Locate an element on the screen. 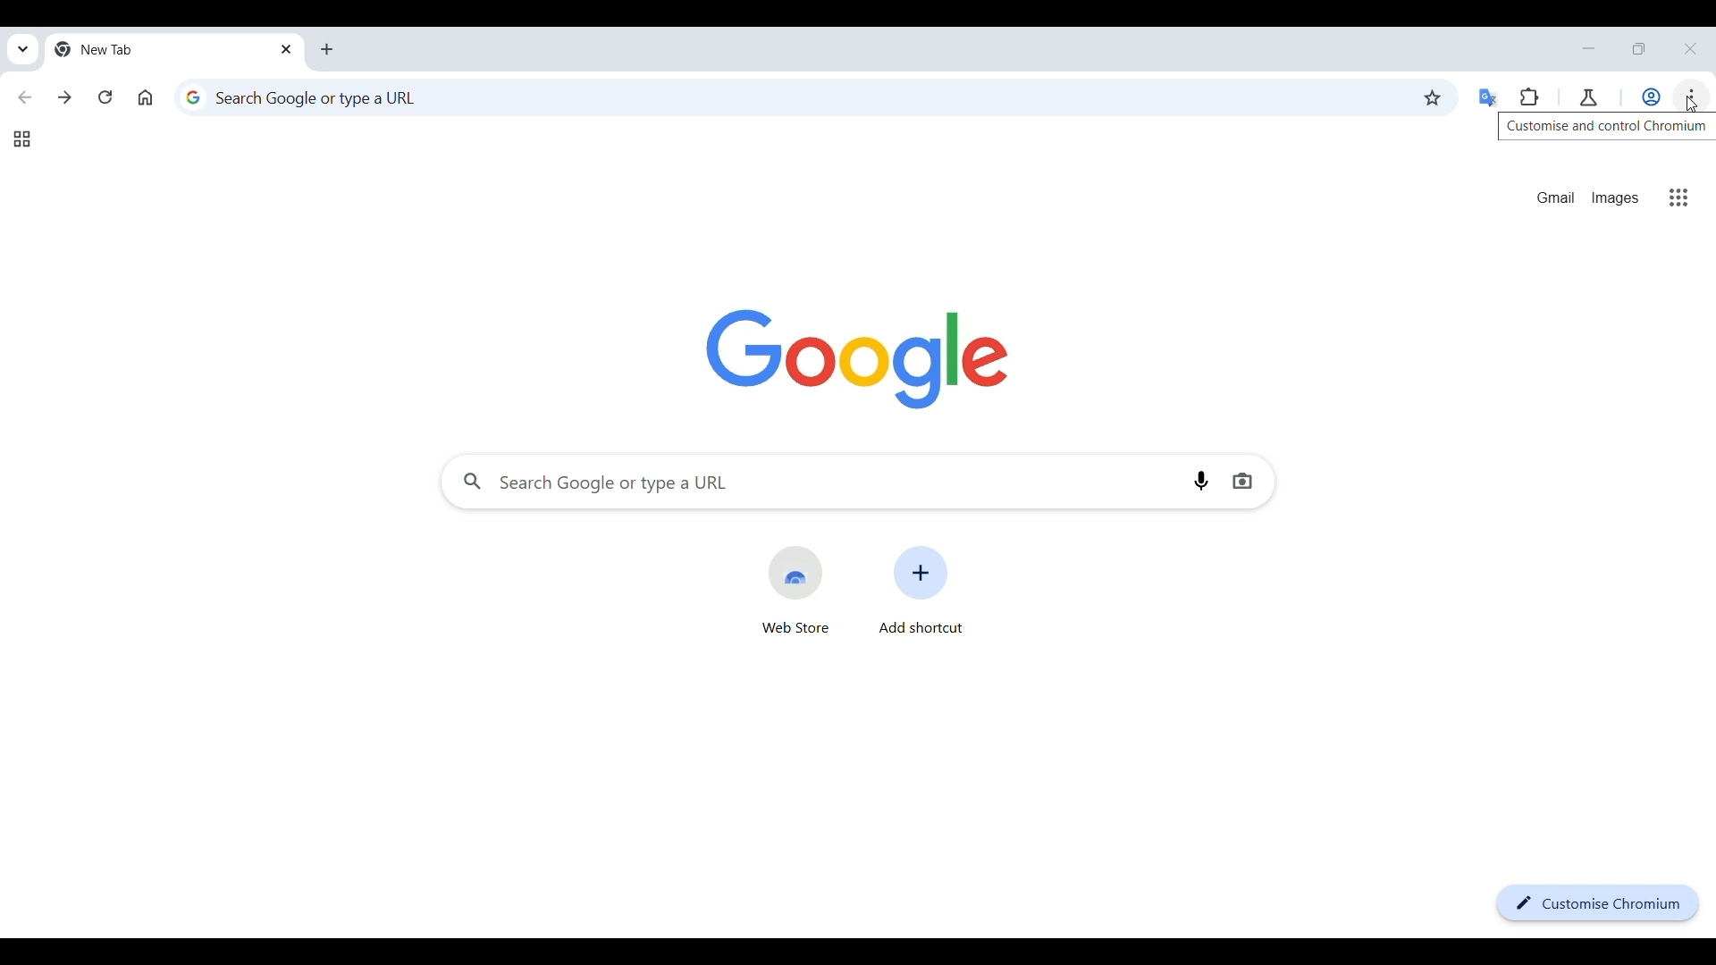 The height and width of the screenshot is (965, 1716). Close interface is located at coordinates (1691, 48).